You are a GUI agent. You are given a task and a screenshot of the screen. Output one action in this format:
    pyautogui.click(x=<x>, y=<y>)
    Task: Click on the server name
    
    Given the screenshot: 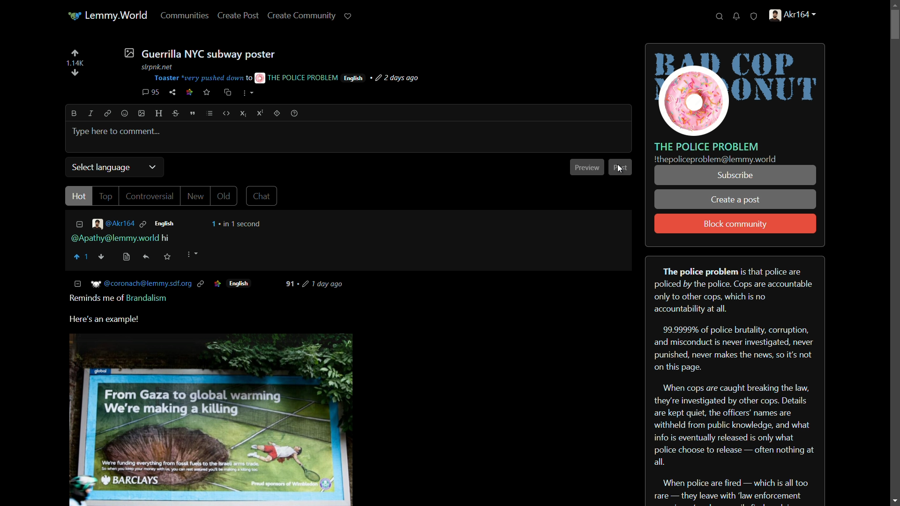 What is the action you would take?
    pyautogui.click(x=707, y=146)
    